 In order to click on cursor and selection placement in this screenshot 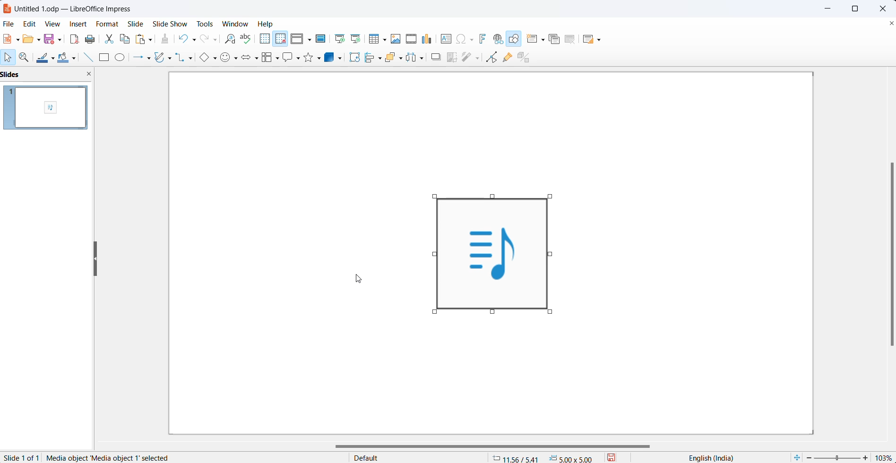, I will do `click(544, 457)`.